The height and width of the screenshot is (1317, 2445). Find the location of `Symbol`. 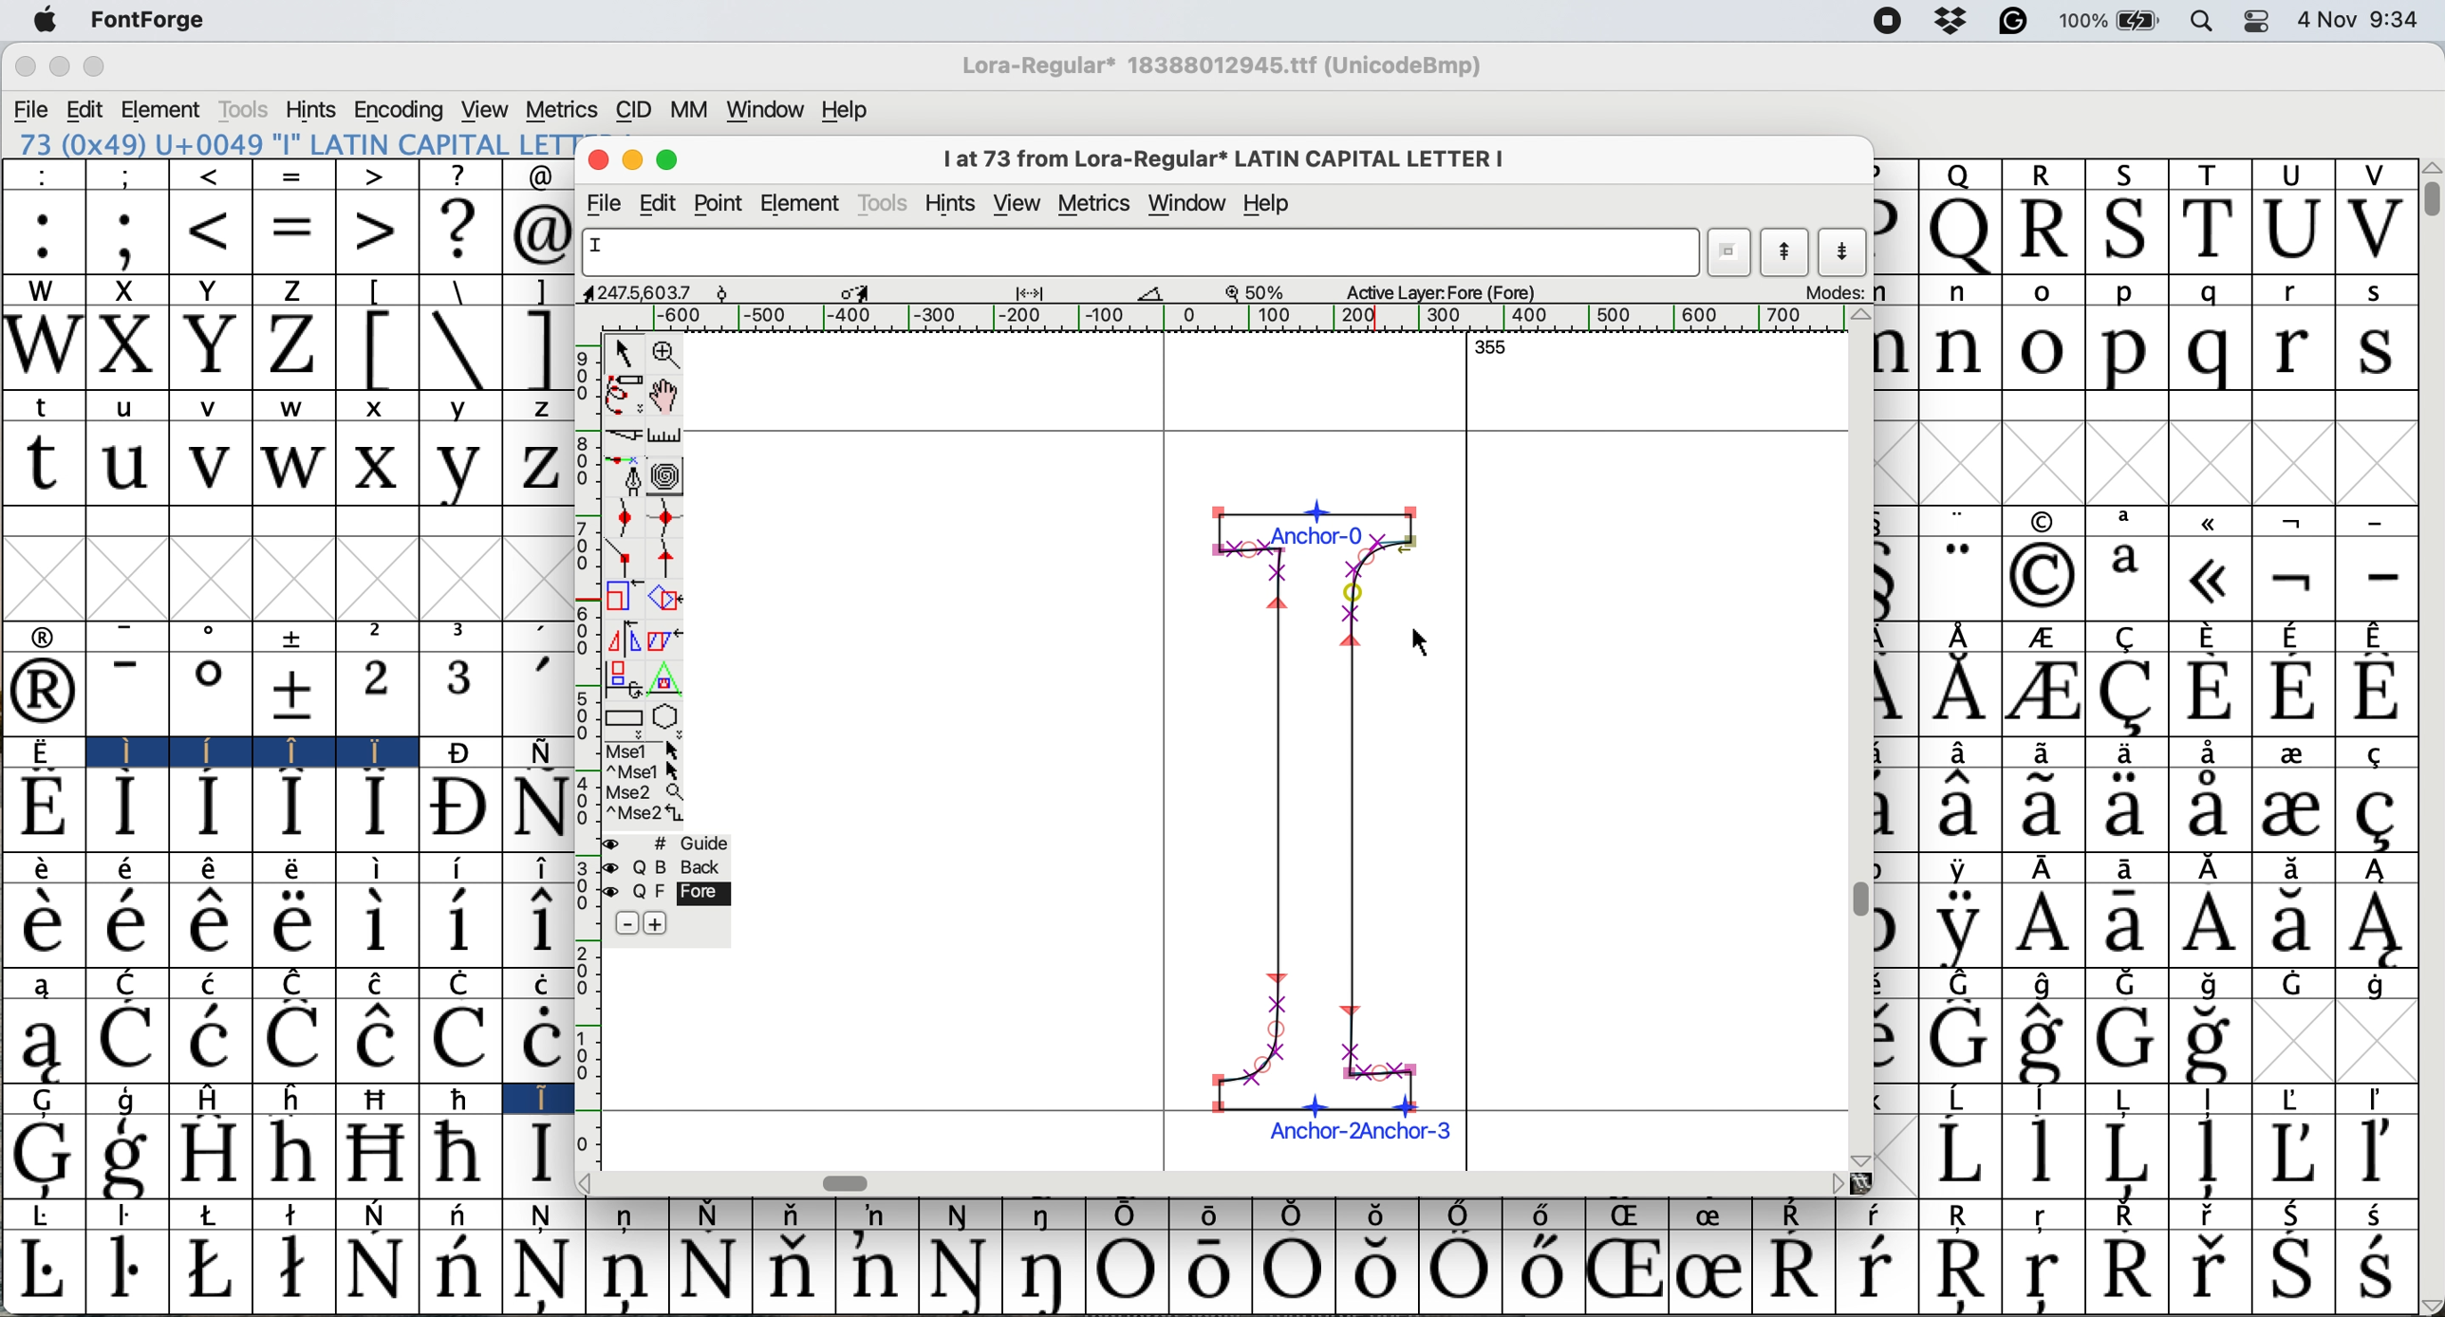

Symbol is located at coordinates (42, 751).